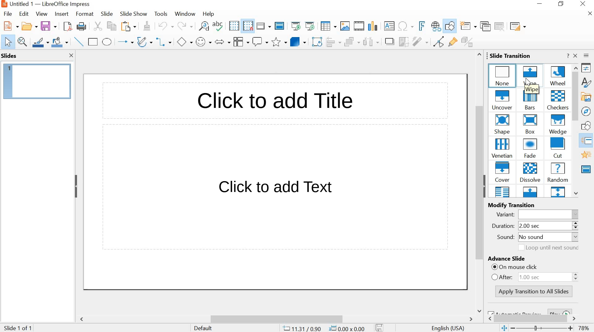  Describe the element at coordinates (536, 328) in the screenshot. I see `ZOOM OUT OR ZOOM IN` at that location.